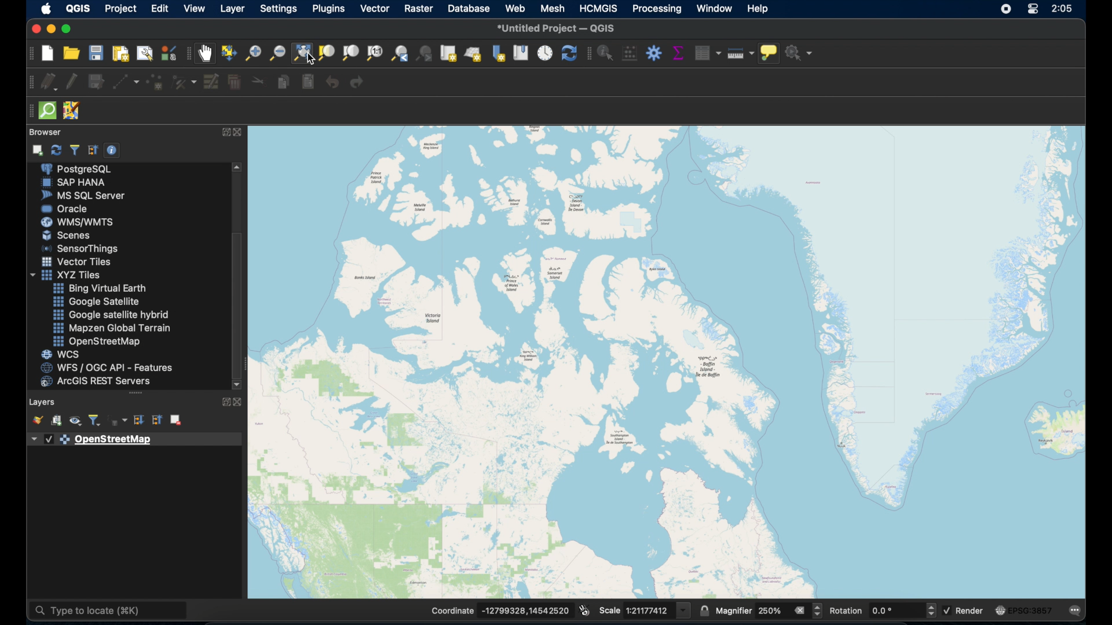  What do you see at coordinates (401, 54) in the screenshot?
I see `zoom last` at bounding box center [401, 54].